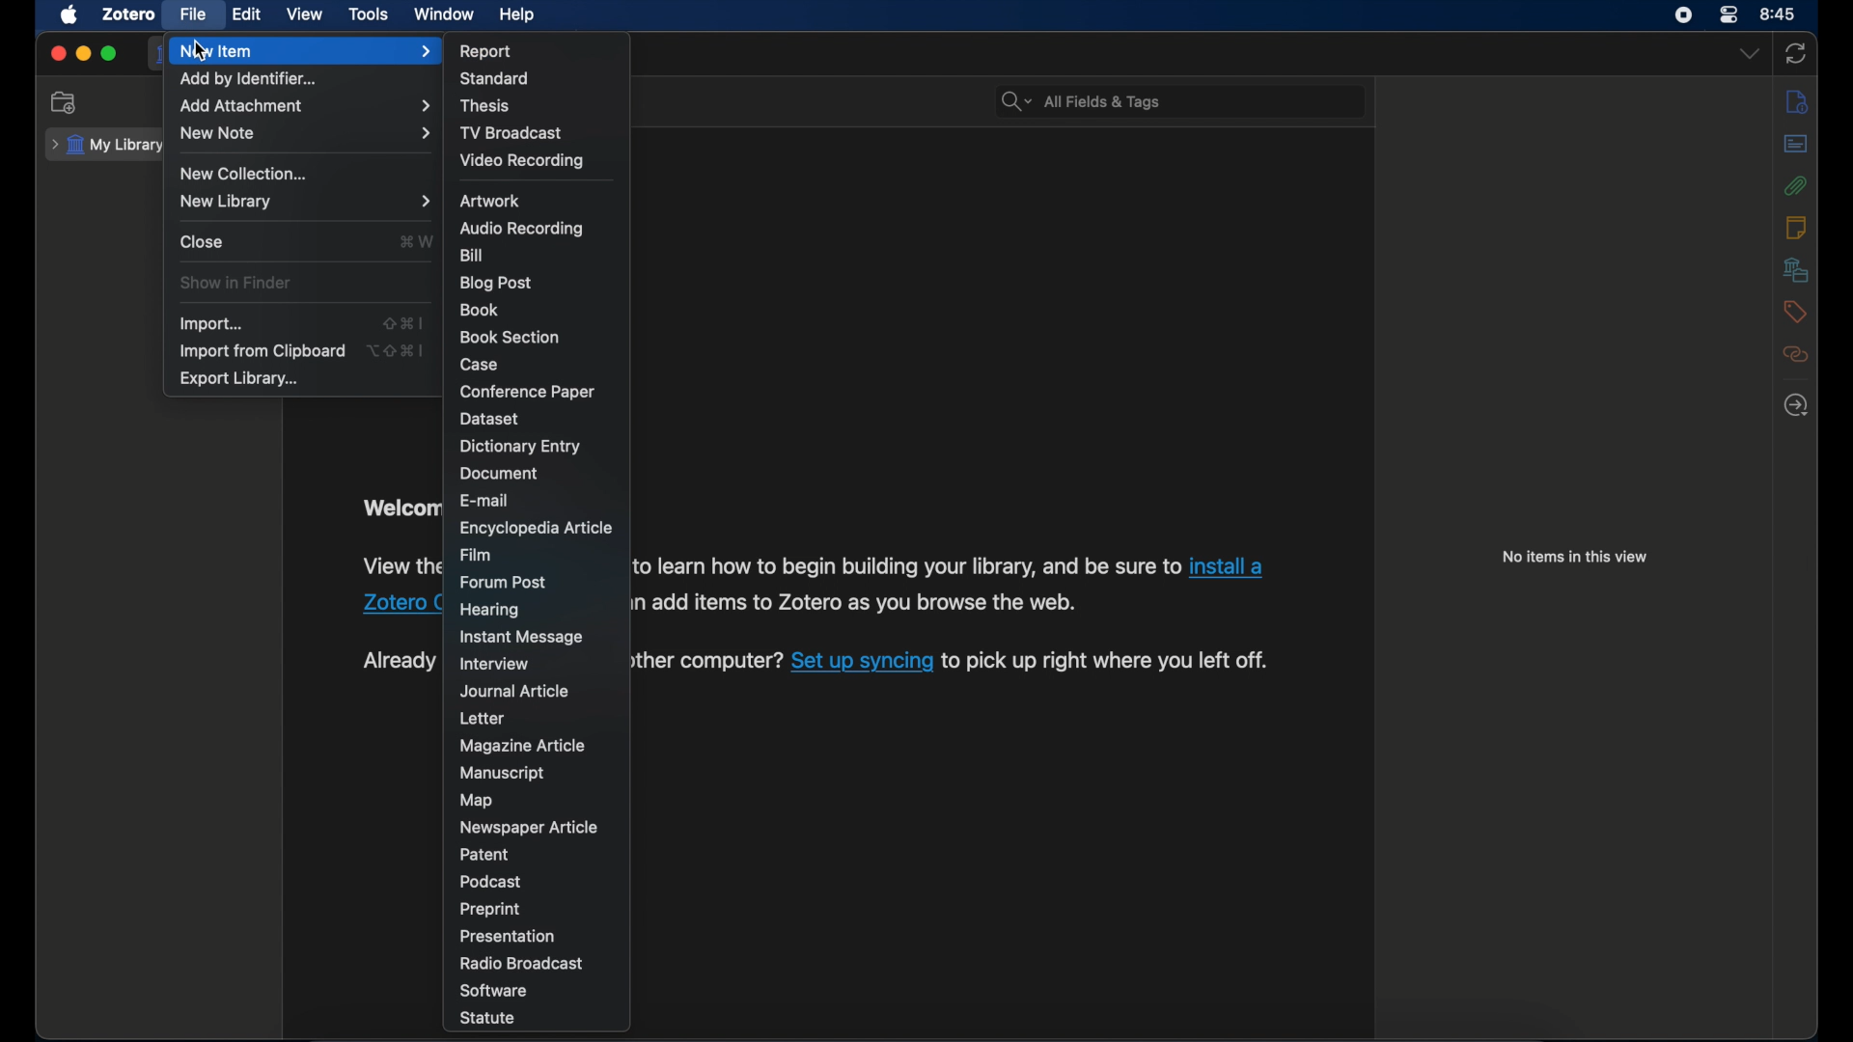 The height and width of the screenshot is (1042, 1853). What do you see at coordinates (65, 101) in the screenshot?
I see `new collection` at bounding box center [65, 101].